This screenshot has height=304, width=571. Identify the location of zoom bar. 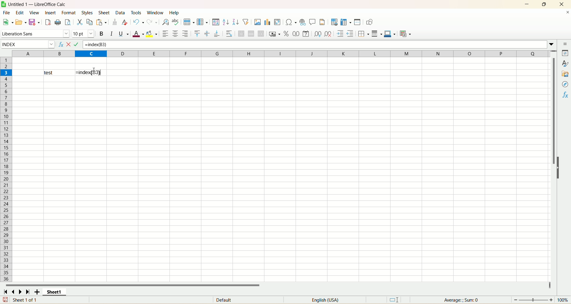
(533, 300).